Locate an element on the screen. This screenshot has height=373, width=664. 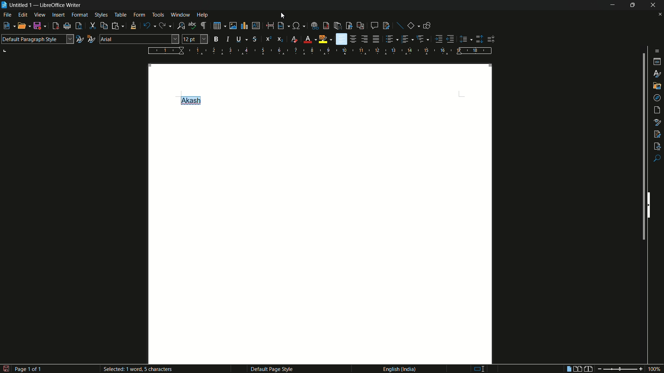
toggle formatting marks is located at coordinates (204, 26).